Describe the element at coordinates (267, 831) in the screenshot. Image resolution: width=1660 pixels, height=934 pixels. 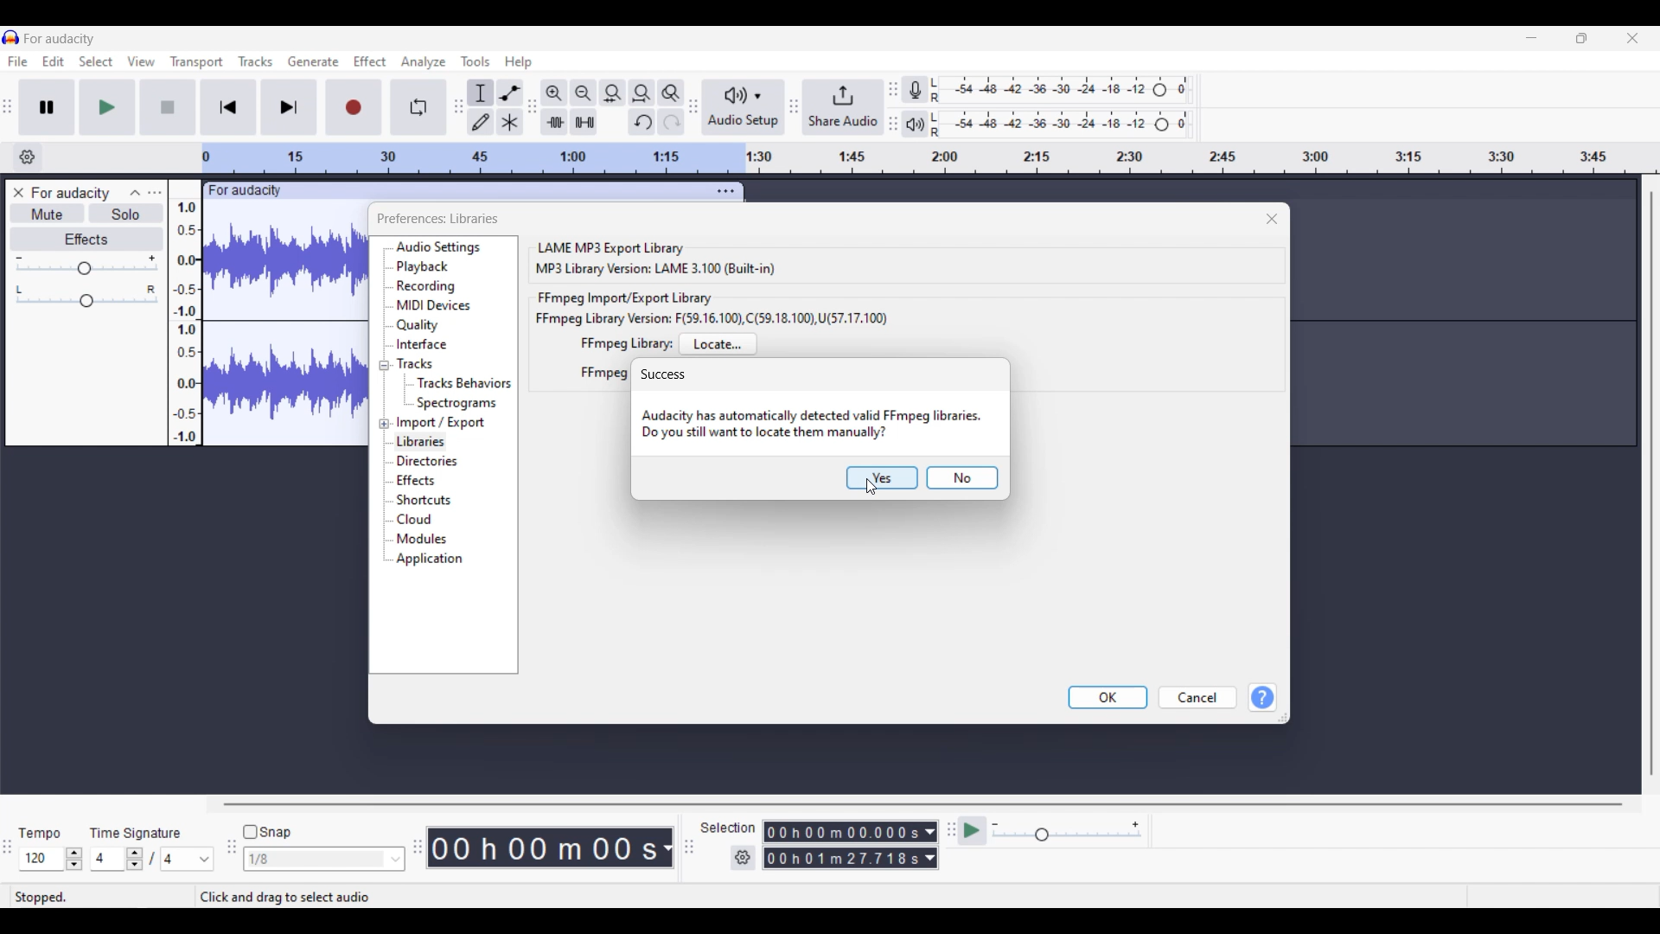
I see `Snap` at that location.